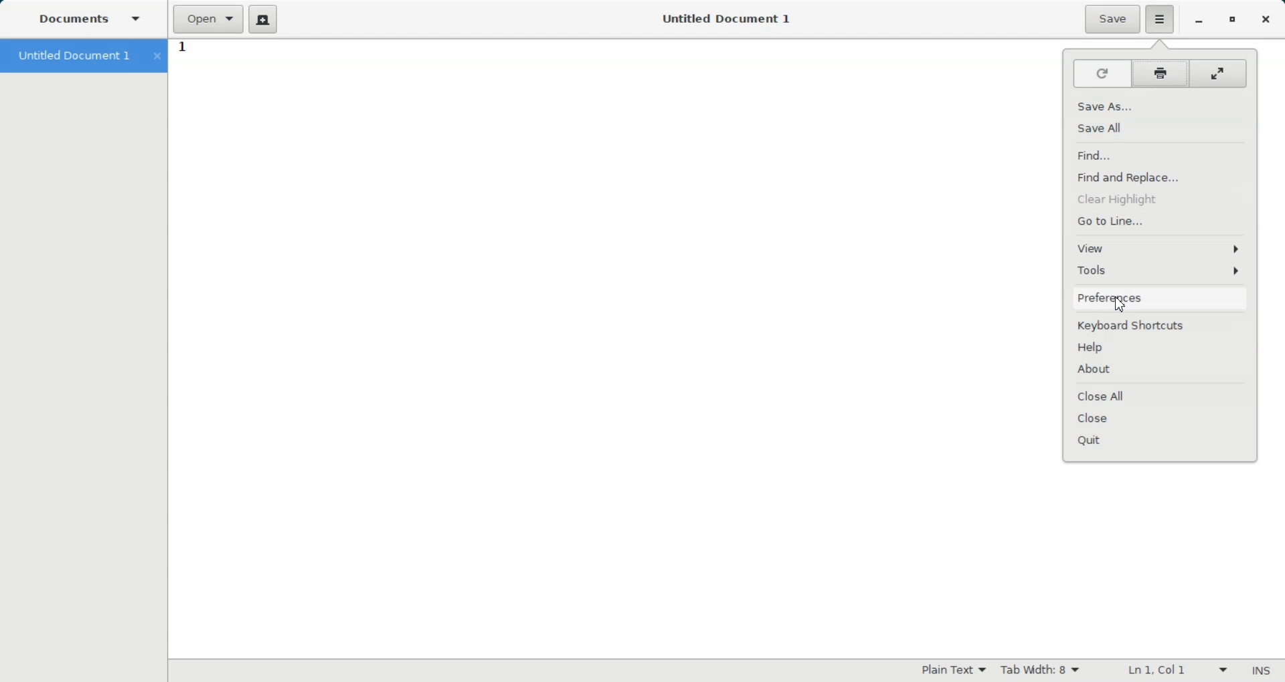  What do you see at coordinates (1161, 444) in the screenshot?
I see `Quit` at bounding box center [1161, 444].